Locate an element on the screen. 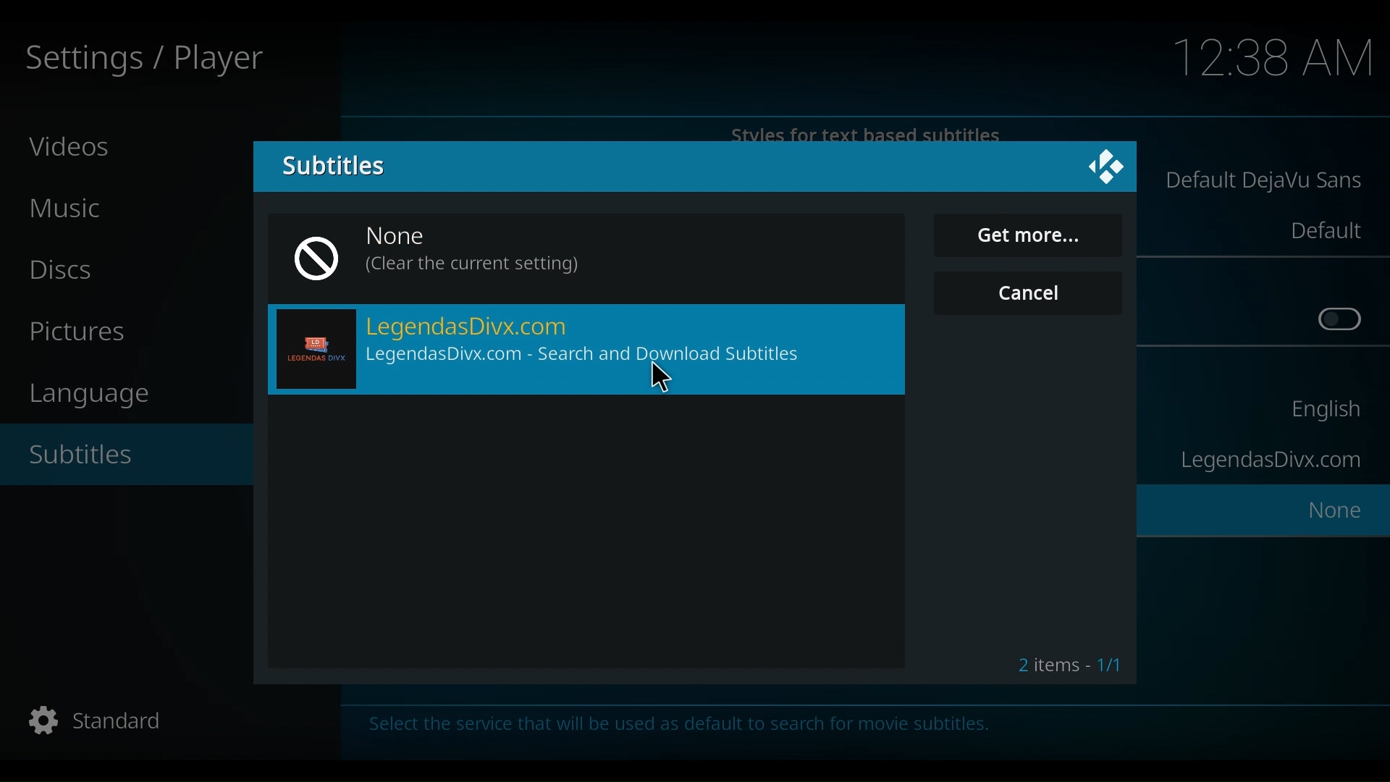 The height and width of the screenshot is (782, 1390). Default is located at coordinates (1324, 230).